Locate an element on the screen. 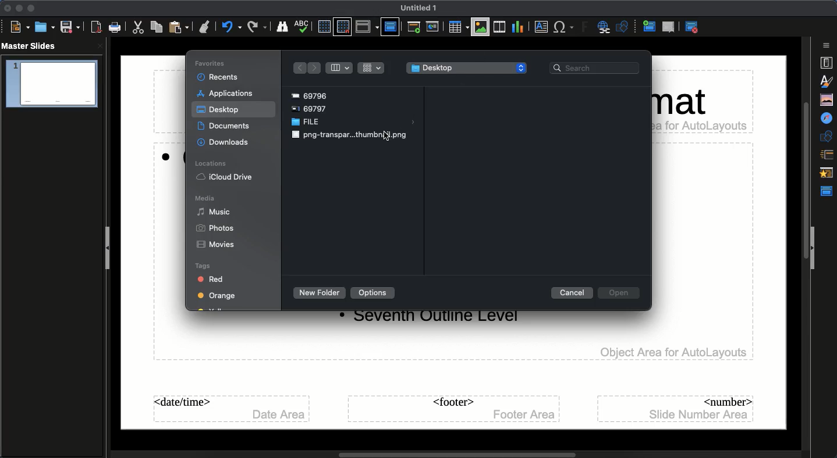 Image resolution: width=837 pixels, height=458 pixels. Favorites  is located at coordinates (212, 63).